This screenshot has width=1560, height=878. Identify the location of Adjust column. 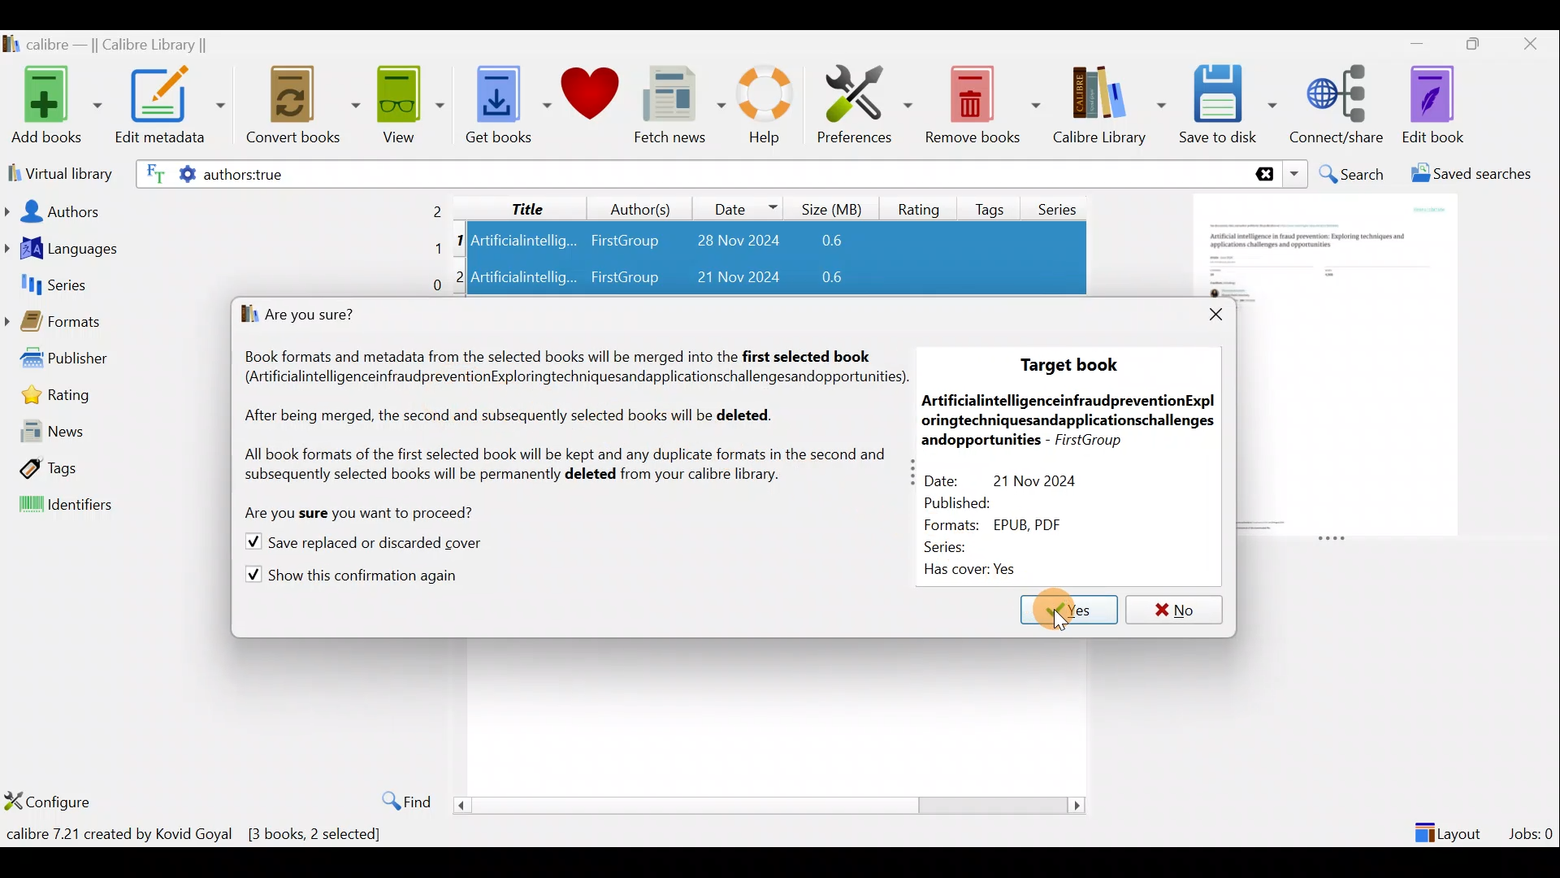
(912, 471).